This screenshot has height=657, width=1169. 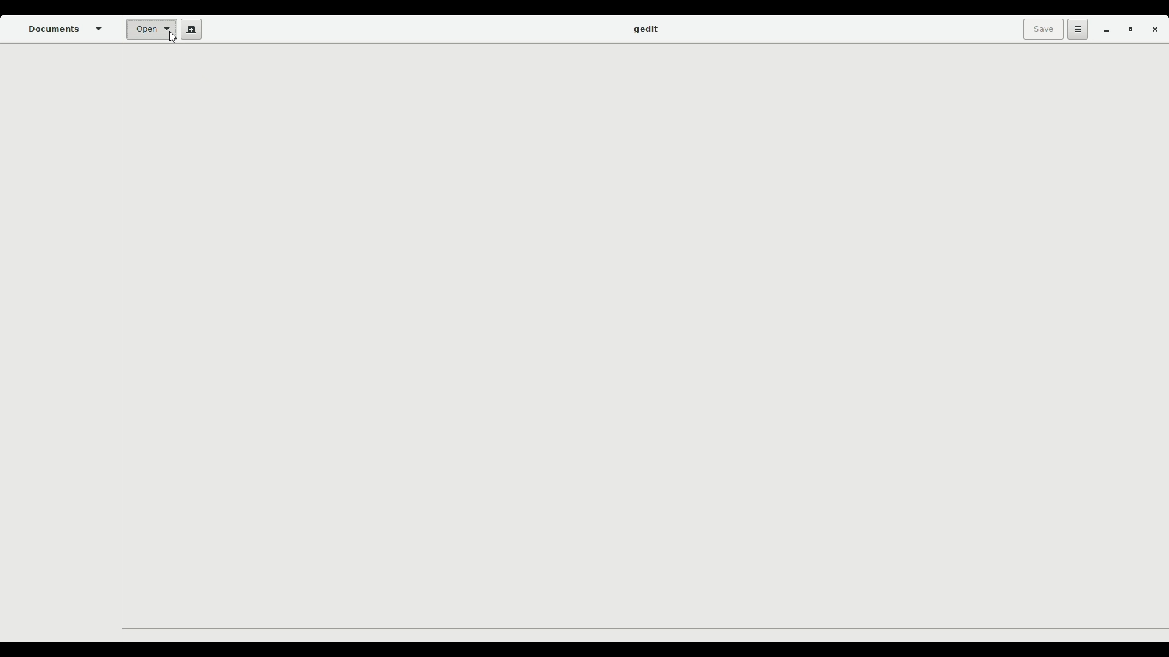 What do you see at coordinates (1154, 32) in the screenshot?
I see `Close` at bounding box center [1154, 32].